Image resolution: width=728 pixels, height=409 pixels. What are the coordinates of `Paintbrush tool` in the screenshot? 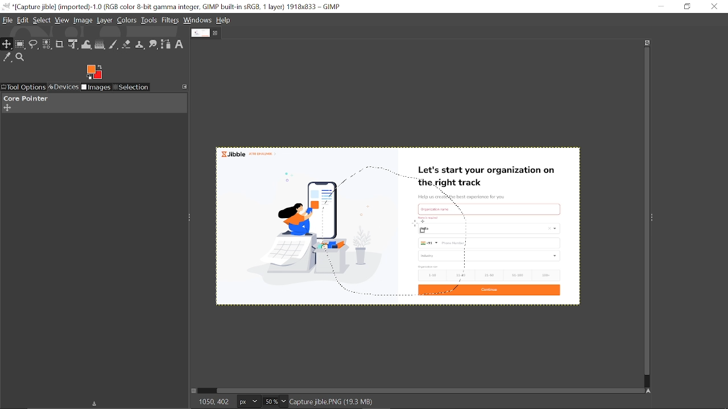 It's located at (114, 45).